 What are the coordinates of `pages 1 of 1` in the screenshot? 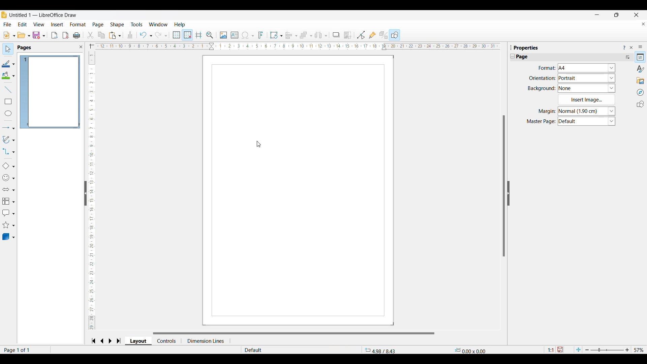 It's located at (25, 350).